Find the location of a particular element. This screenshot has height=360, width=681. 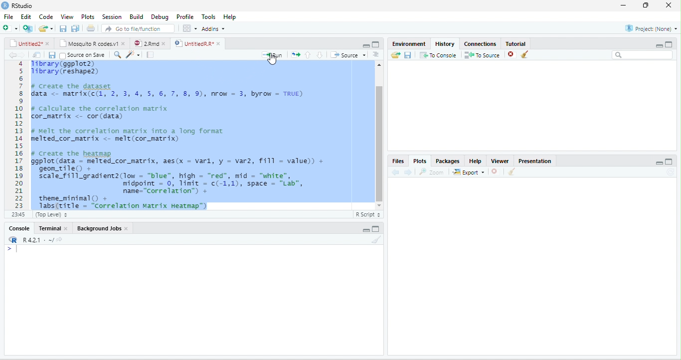

debug is located at coordinates (160, 17).